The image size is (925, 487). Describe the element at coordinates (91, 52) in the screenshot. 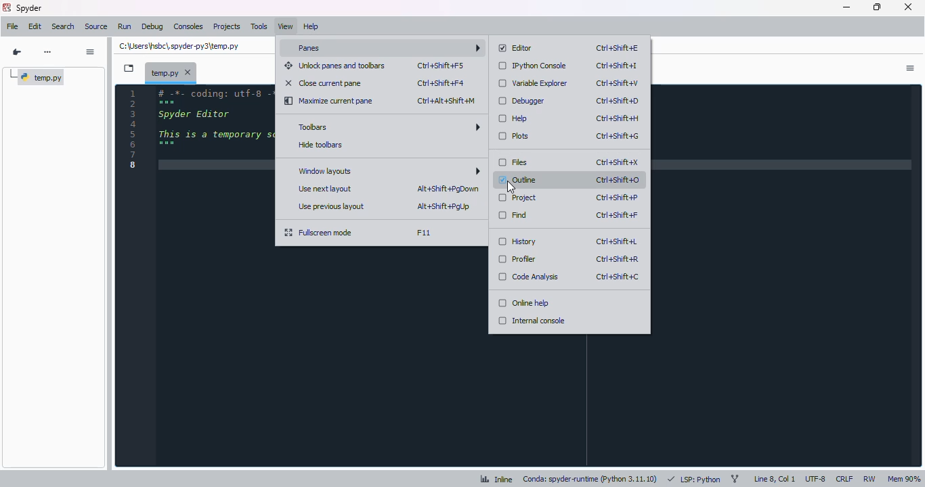

I see `options` at that location.